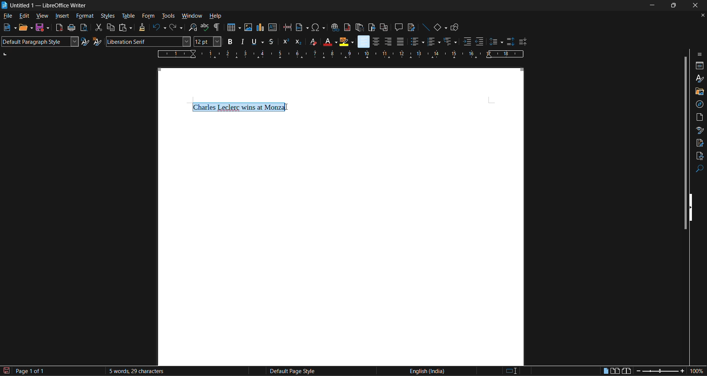 The width and height of the screenshot is (707, 376). What do you see at coordinates (217, 28) in the screenshot?
I see `toggle formatting marks` at bounding box center [217, 28].